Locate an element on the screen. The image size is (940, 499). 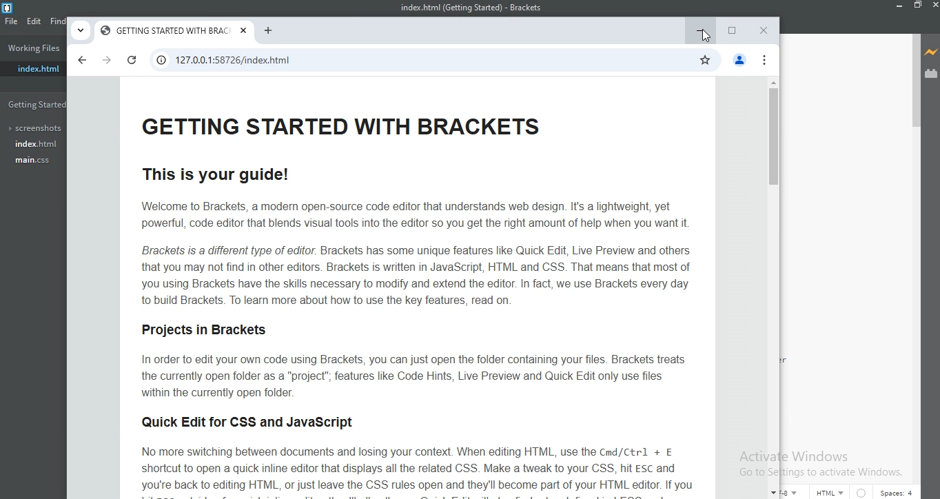
Index.html is located at coordinates (35, 145).